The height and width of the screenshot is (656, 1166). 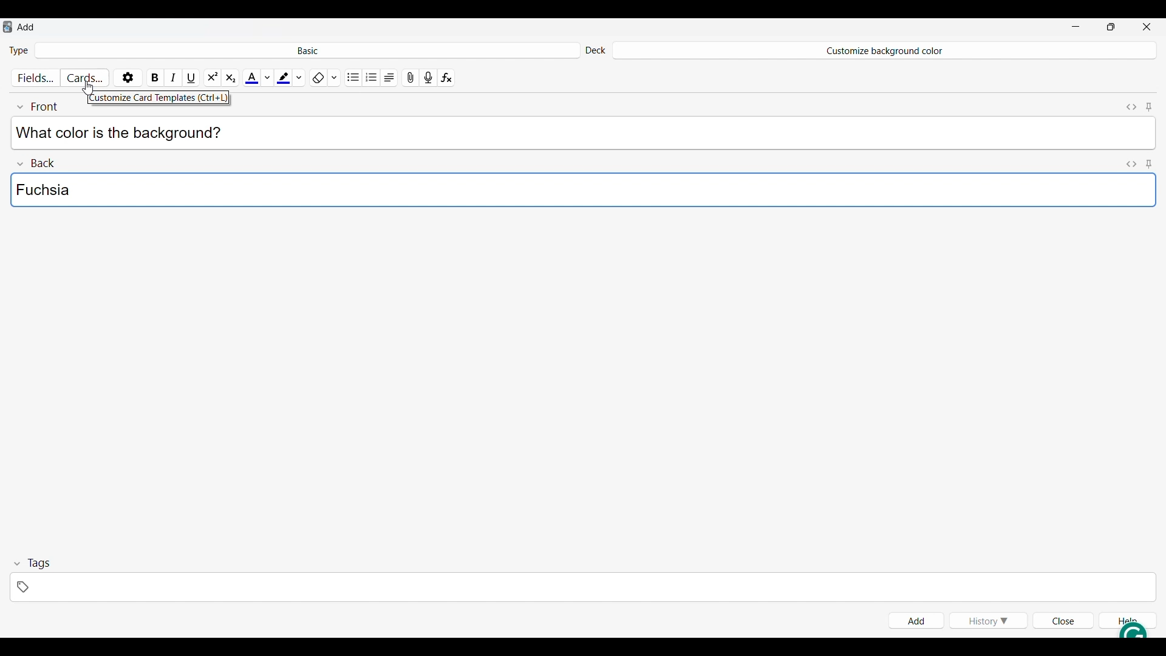 I want to click on Show interface in smaller tab, so click(x=1111, y=27).